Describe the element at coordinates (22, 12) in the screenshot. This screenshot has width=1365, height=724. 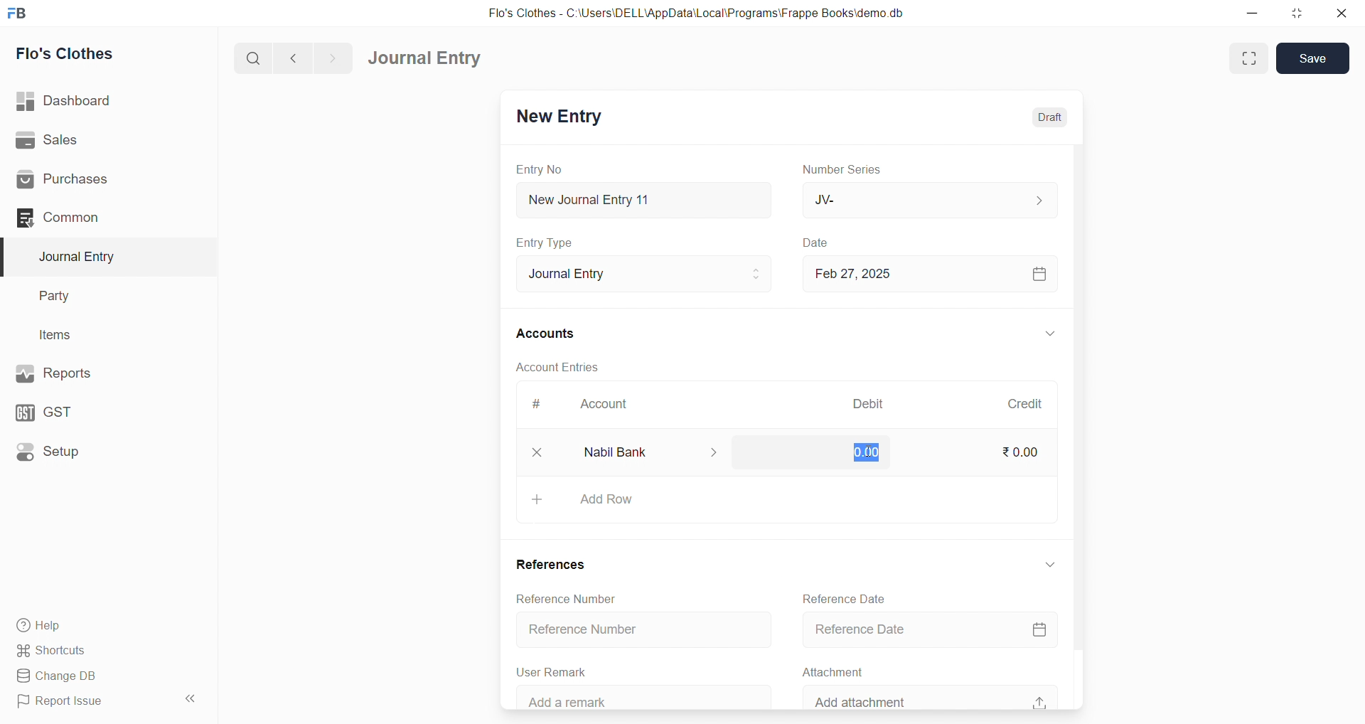
I see `logo` at that location.